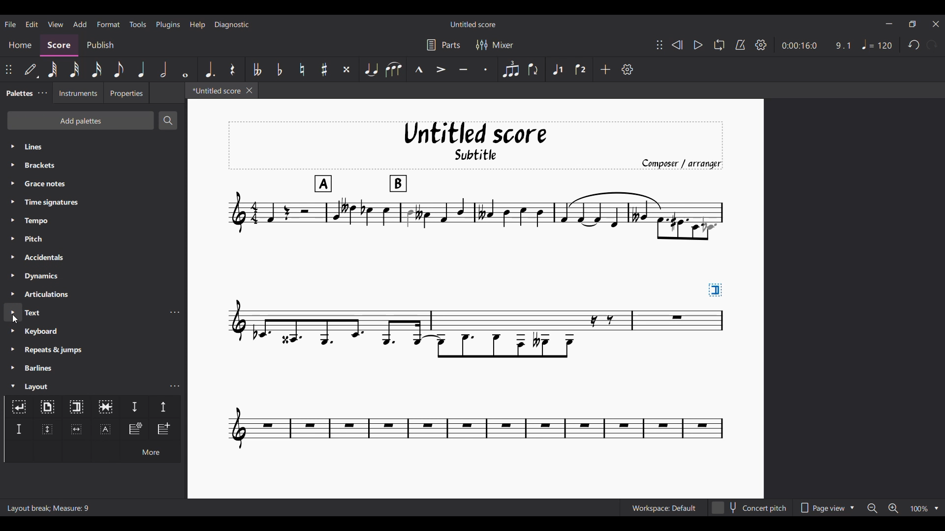 This screenshot has height=531, width=945. I want to click on Customize settings, so click(628, 69).